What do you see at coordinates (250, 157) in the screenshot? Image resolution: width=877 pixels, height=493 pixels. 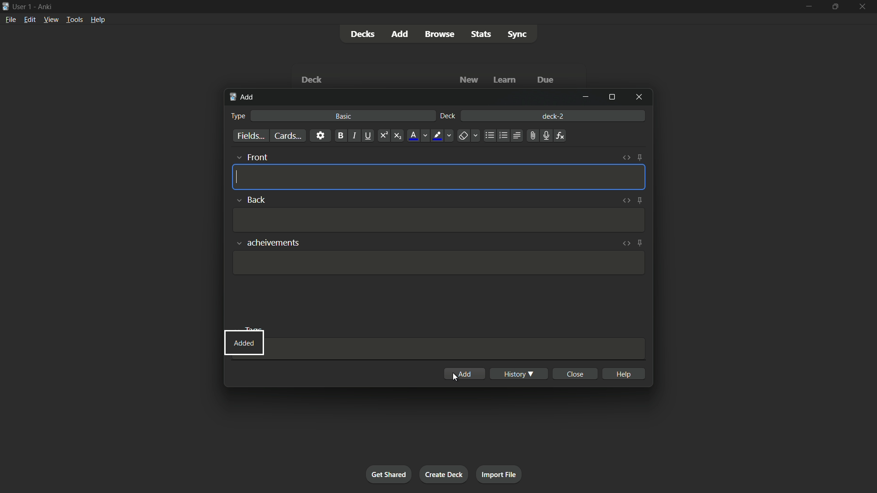 I see `front` at bounding box center [250, 157].